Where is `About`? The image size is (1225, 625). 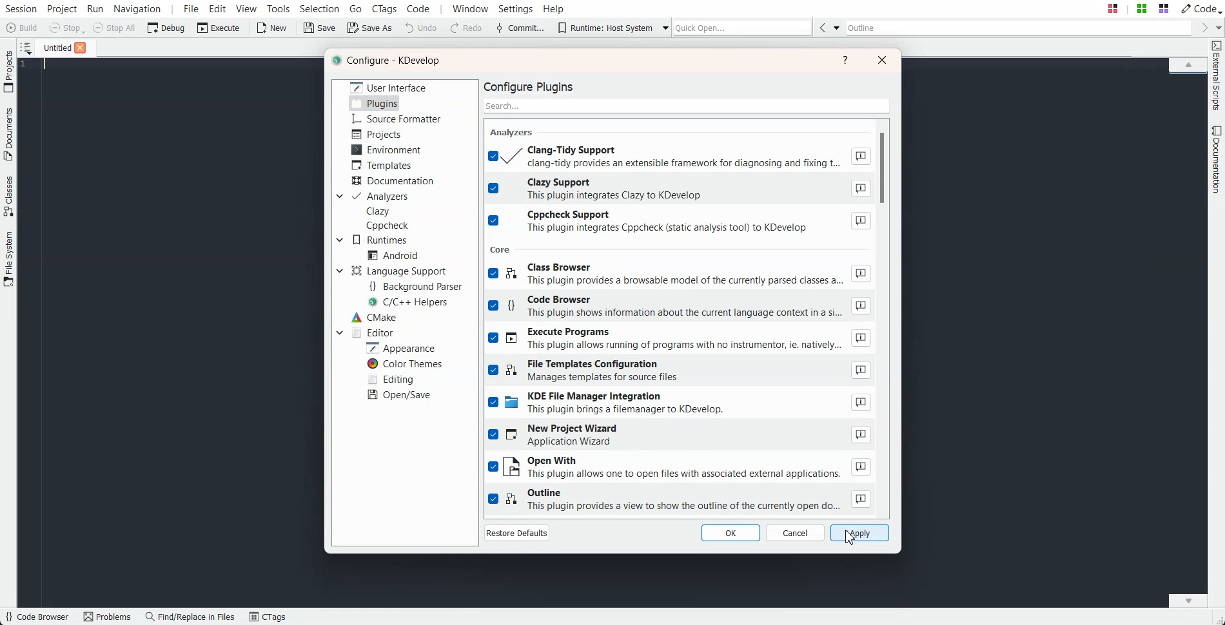 About is located at coordinates (860, 189).